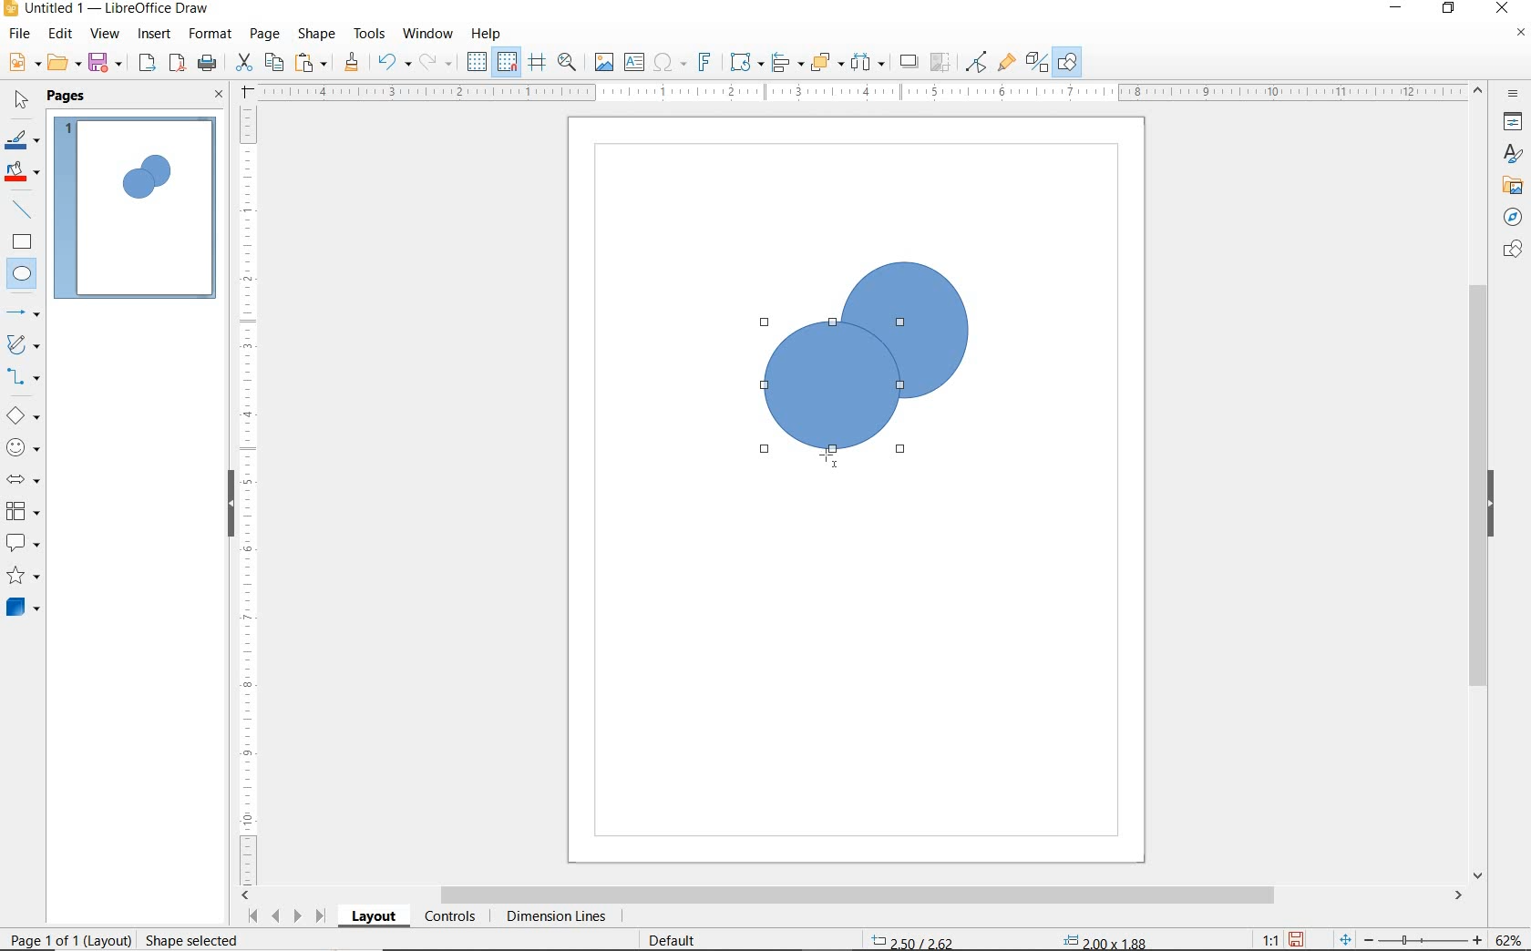  Describe the element at coordinates (68, 96) in the screenshot. I see `PAGES` at that location.